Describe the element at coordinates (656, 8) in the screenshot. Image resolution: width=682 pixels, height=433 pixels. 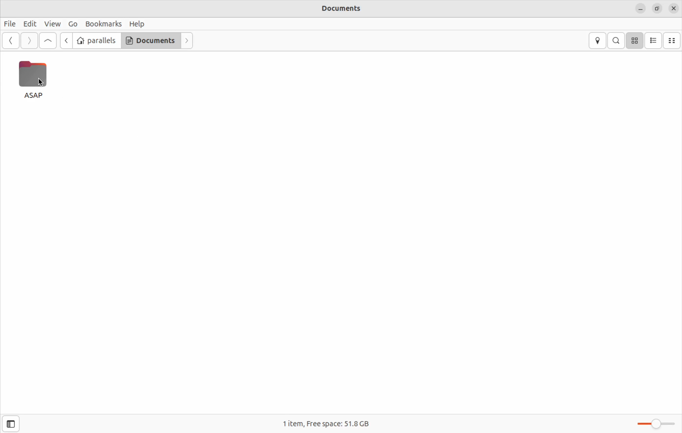
I see `resize` at that location.